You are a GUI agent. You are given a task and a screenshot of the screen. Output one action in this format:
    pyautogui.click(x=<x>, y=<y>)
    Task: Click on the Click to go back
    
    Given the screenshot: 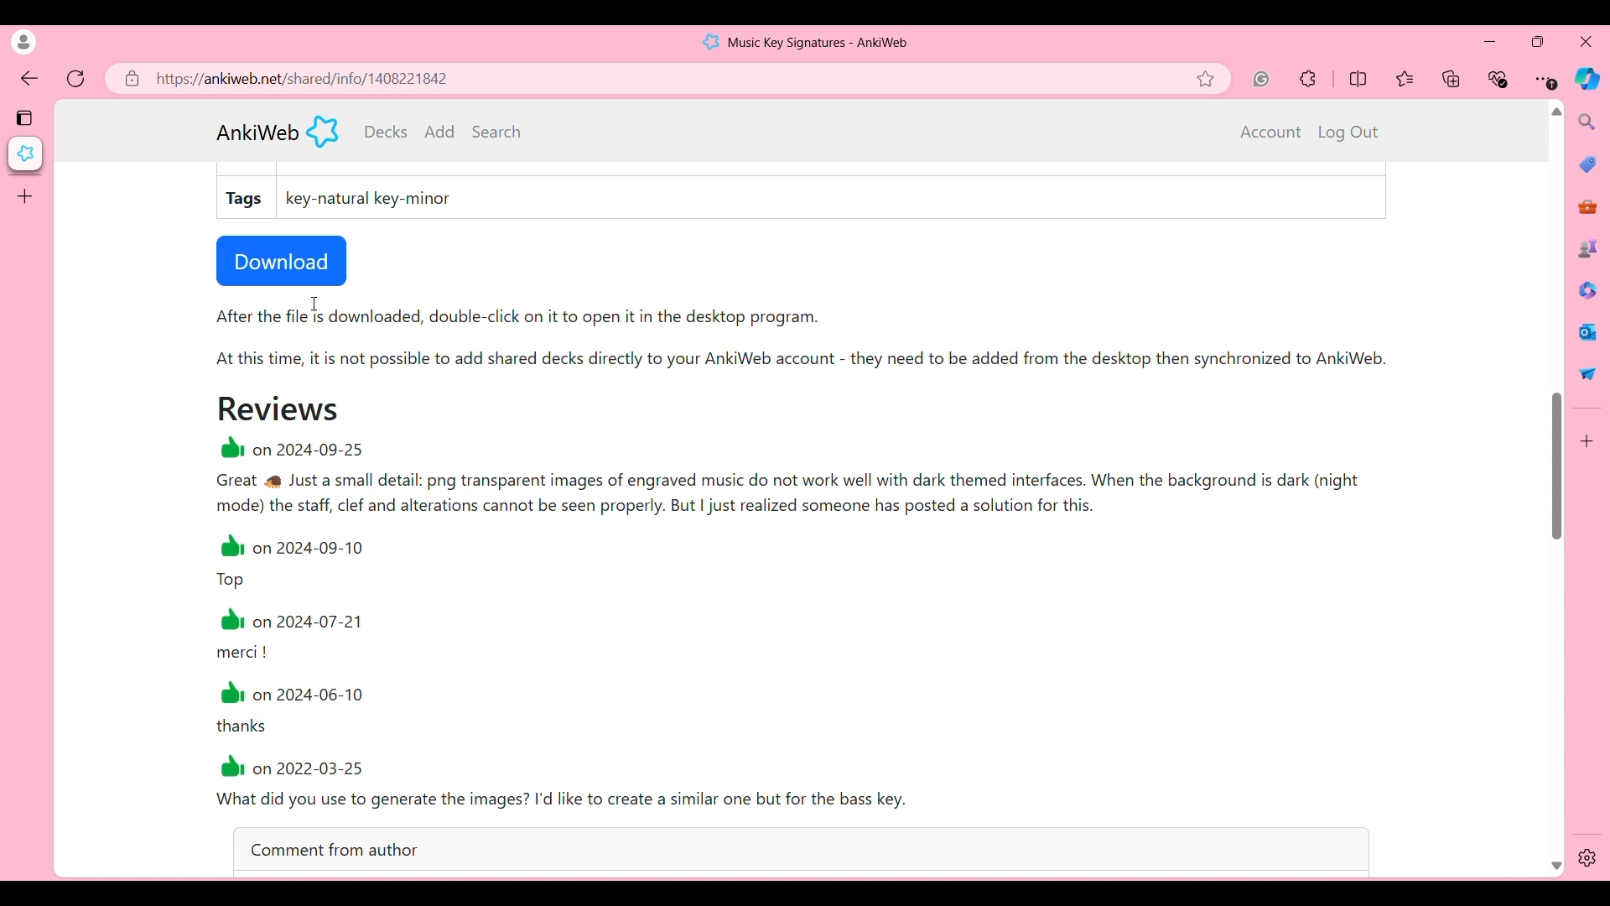 What is the action you would take?
    pyautogui.click(x=30, y=80)
    